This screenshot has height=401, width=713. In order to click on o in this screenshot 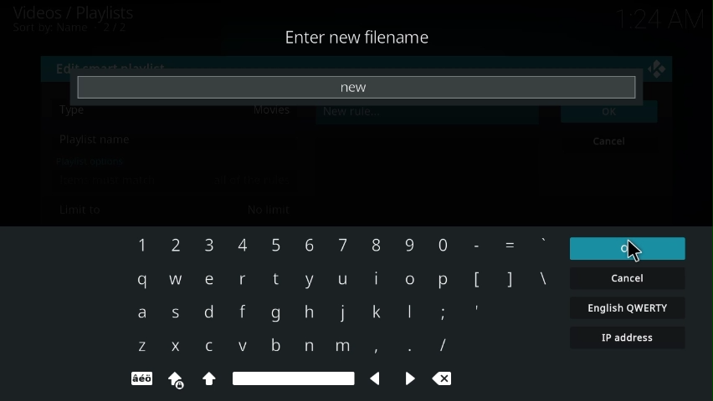, I will do `click(411, 280)`.